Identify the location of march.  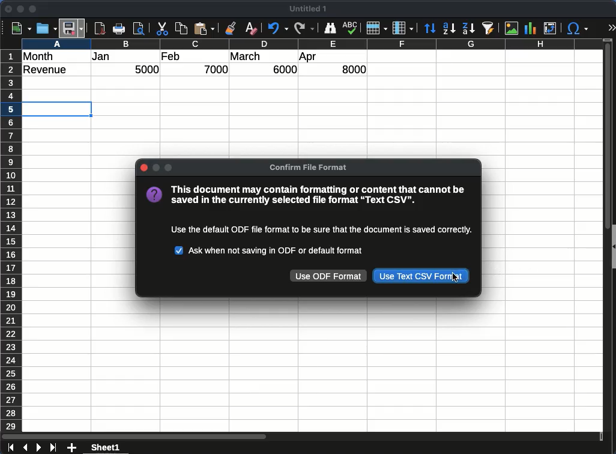
(246, 56).